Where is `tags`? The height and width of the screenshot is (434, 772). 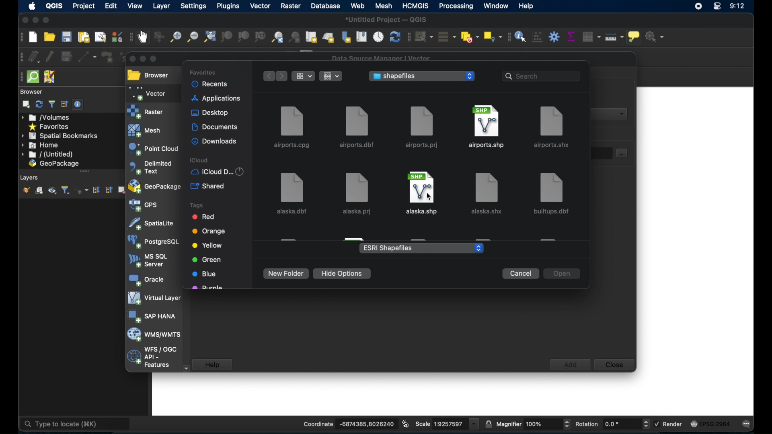
tags is located at coordinates (197, 206).